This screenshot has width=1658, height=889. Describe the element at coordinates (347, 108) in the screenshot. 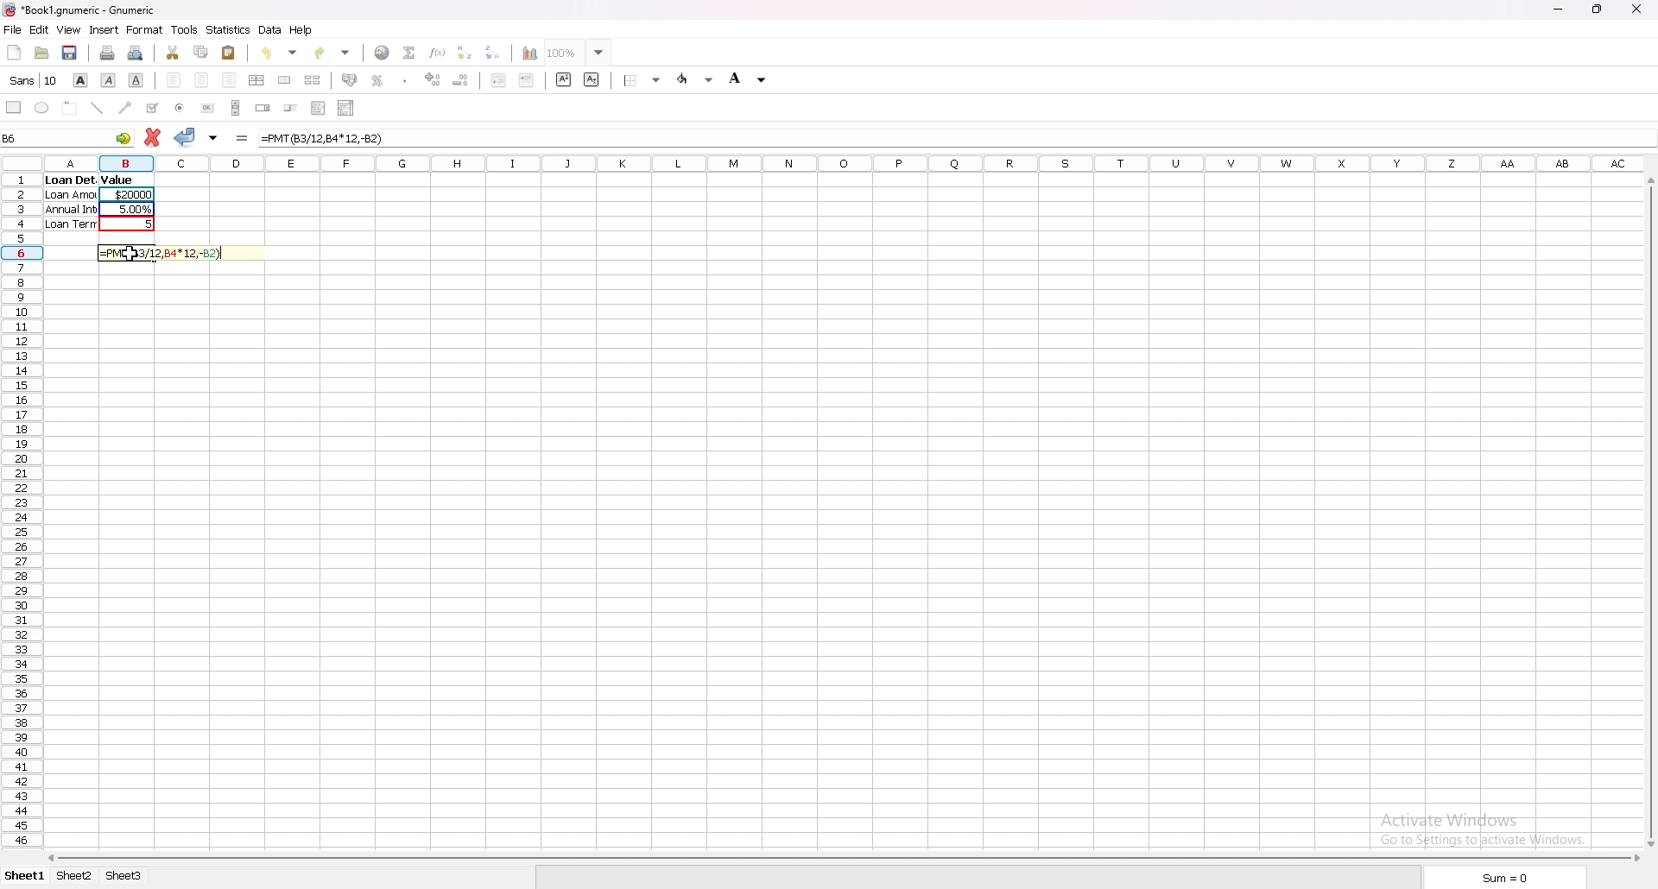

I see `combo box` at that location.